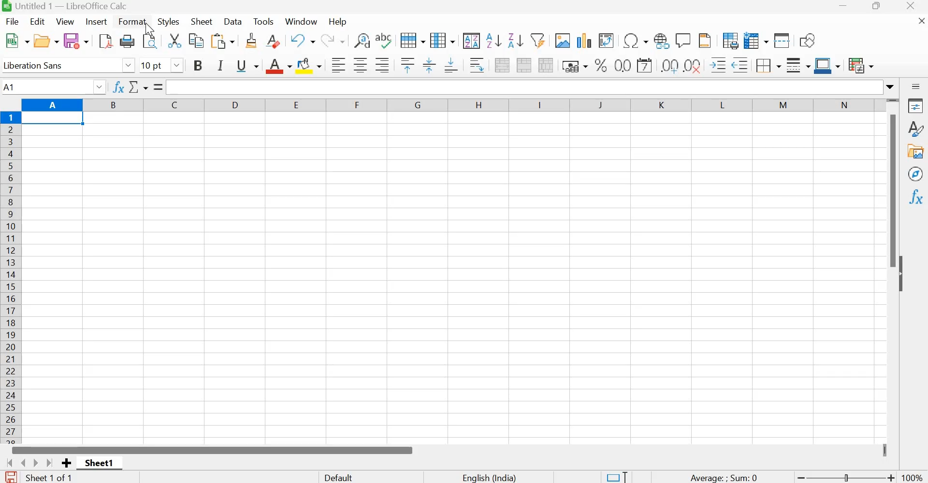 Image resolution: width=928 pixels, height=483 pixels. Describe the element at coordinates (807, 39) in the screenshot. I see `Show draw functions` at that location.